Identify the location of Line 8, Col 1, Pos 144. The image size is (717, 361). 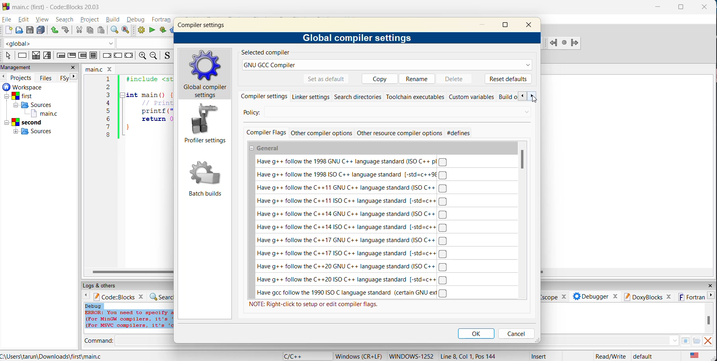
(468, 356).